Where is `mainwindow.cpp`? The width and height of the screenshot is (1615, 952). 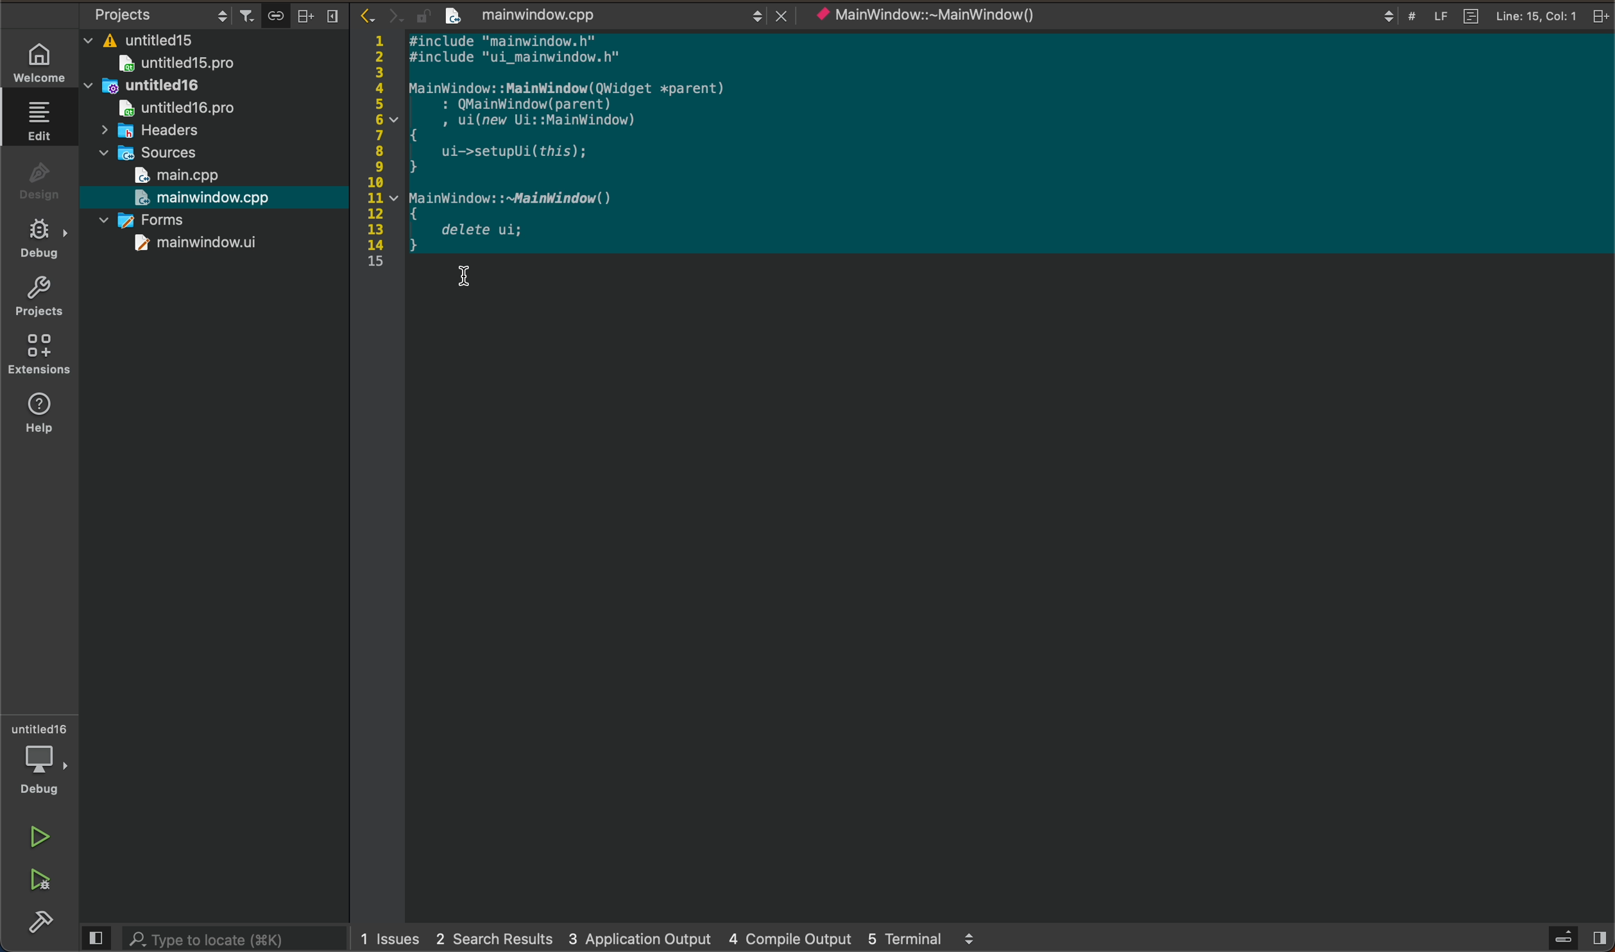
mainwindow.cpp is located at coordinates (618, 16).